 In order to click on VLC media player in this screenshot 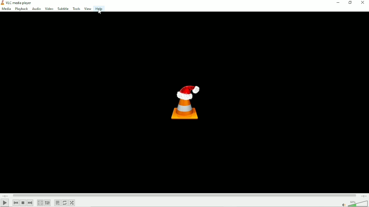, I will do `click(20, 3)`.